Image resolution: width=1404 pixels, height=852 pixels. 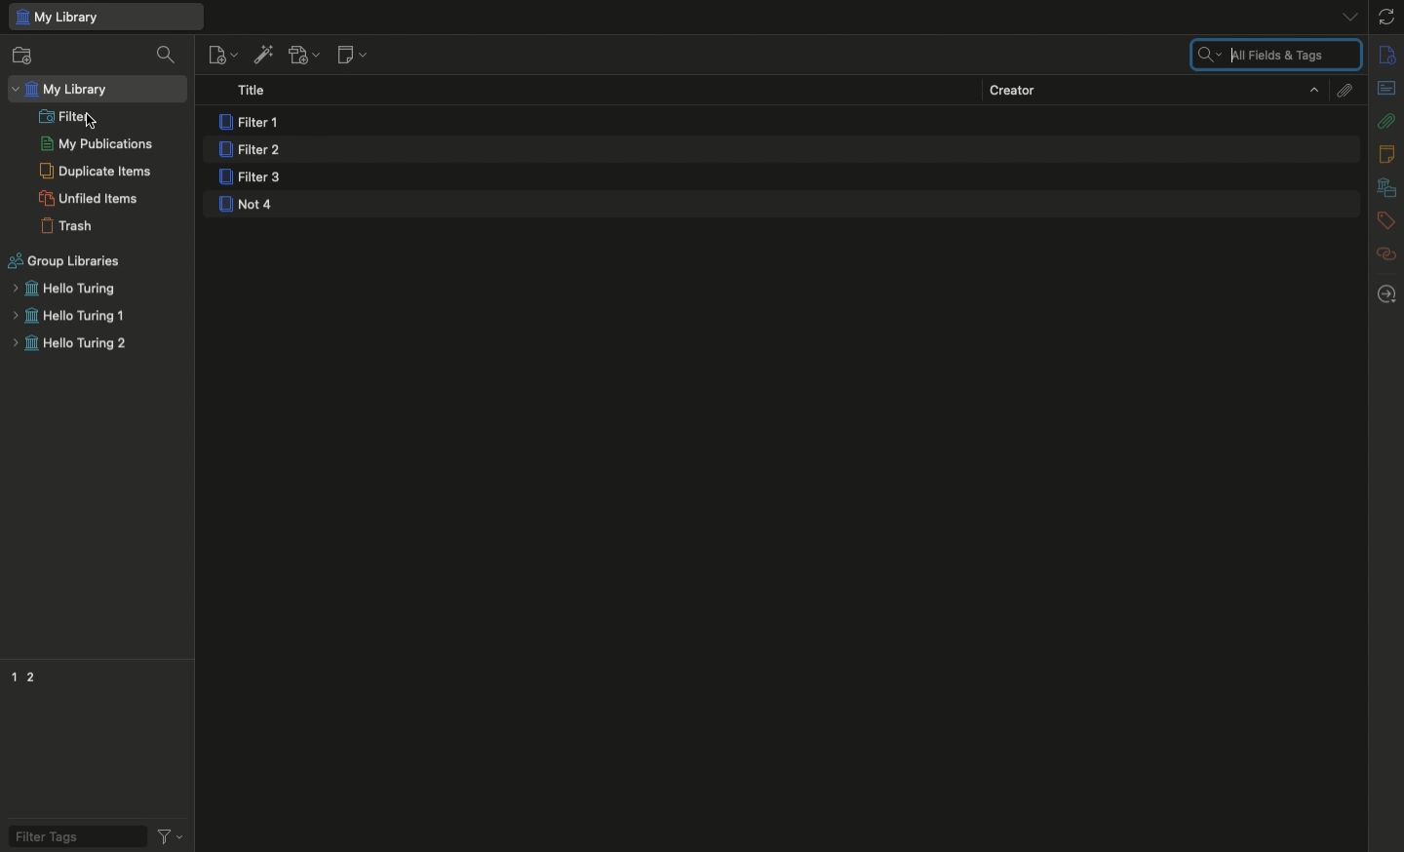 What do you see at coordinates (1389, 154) in the screenshot?
I see `Notes` at bounding box center [1389, 154].